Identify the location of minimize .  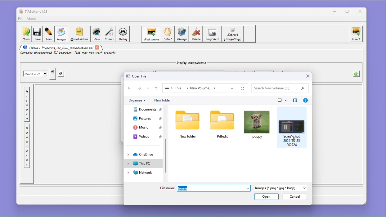
(334, 11).